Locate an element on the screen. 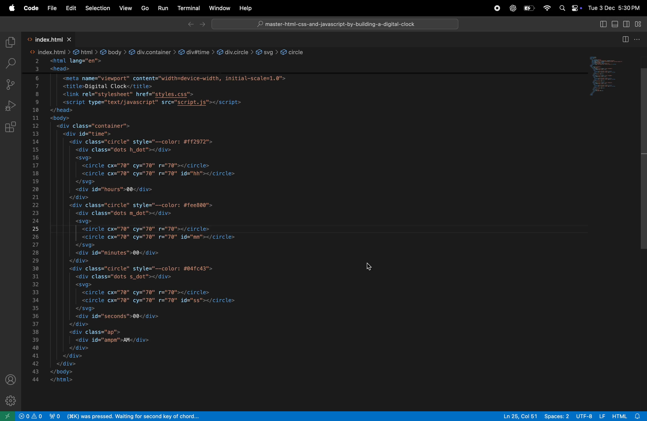  settings is located at coordinates (12, 401).